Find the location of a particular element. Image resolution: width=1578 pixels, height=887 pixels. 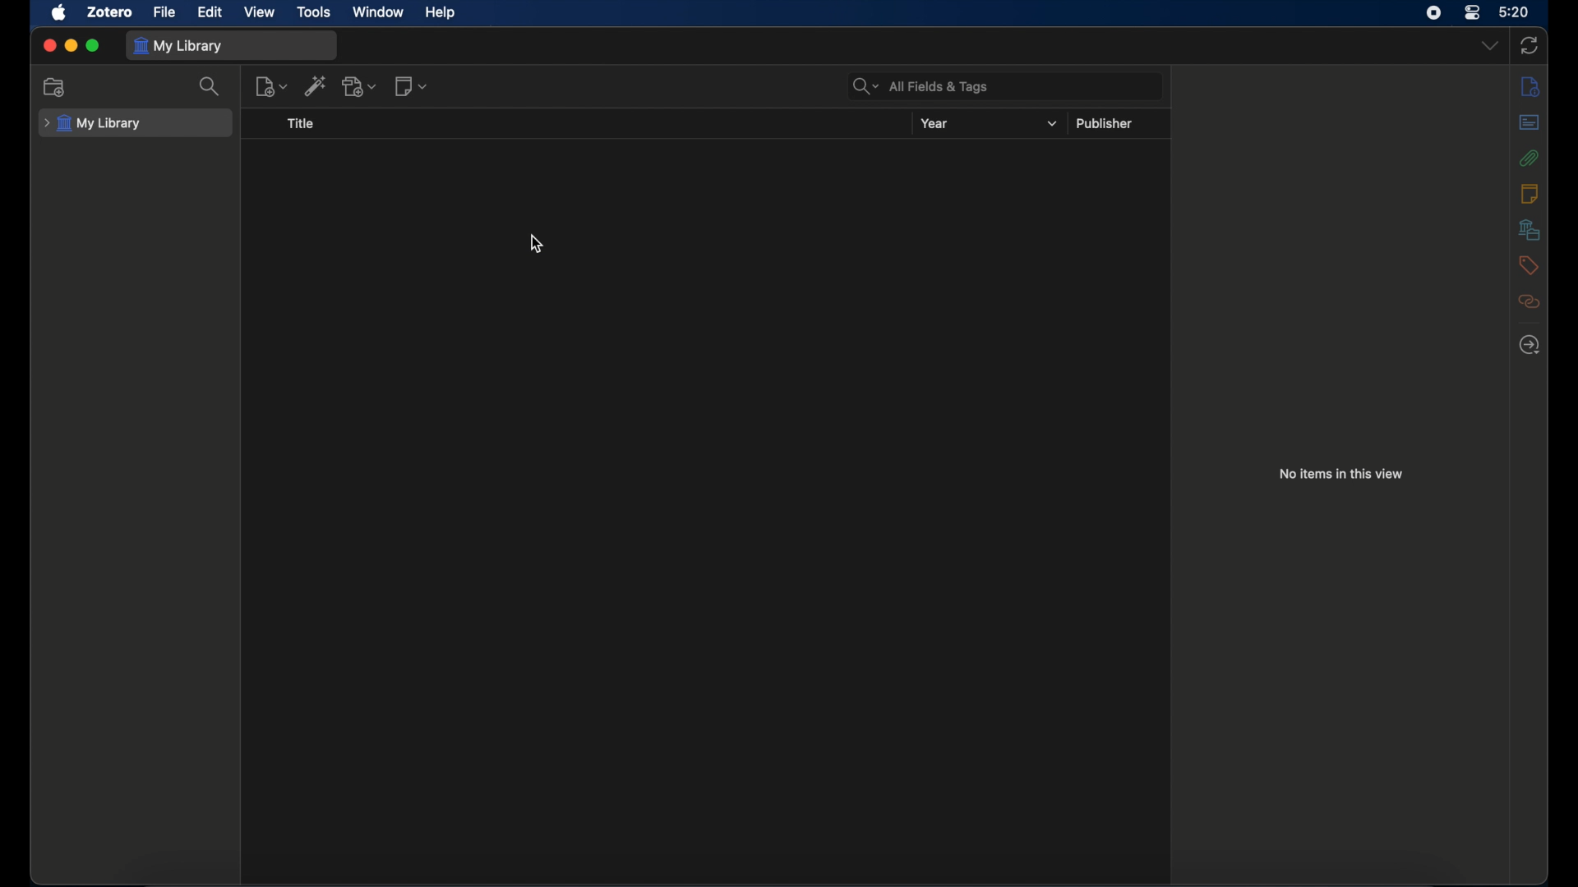

year is located at coordinates (936, 124).